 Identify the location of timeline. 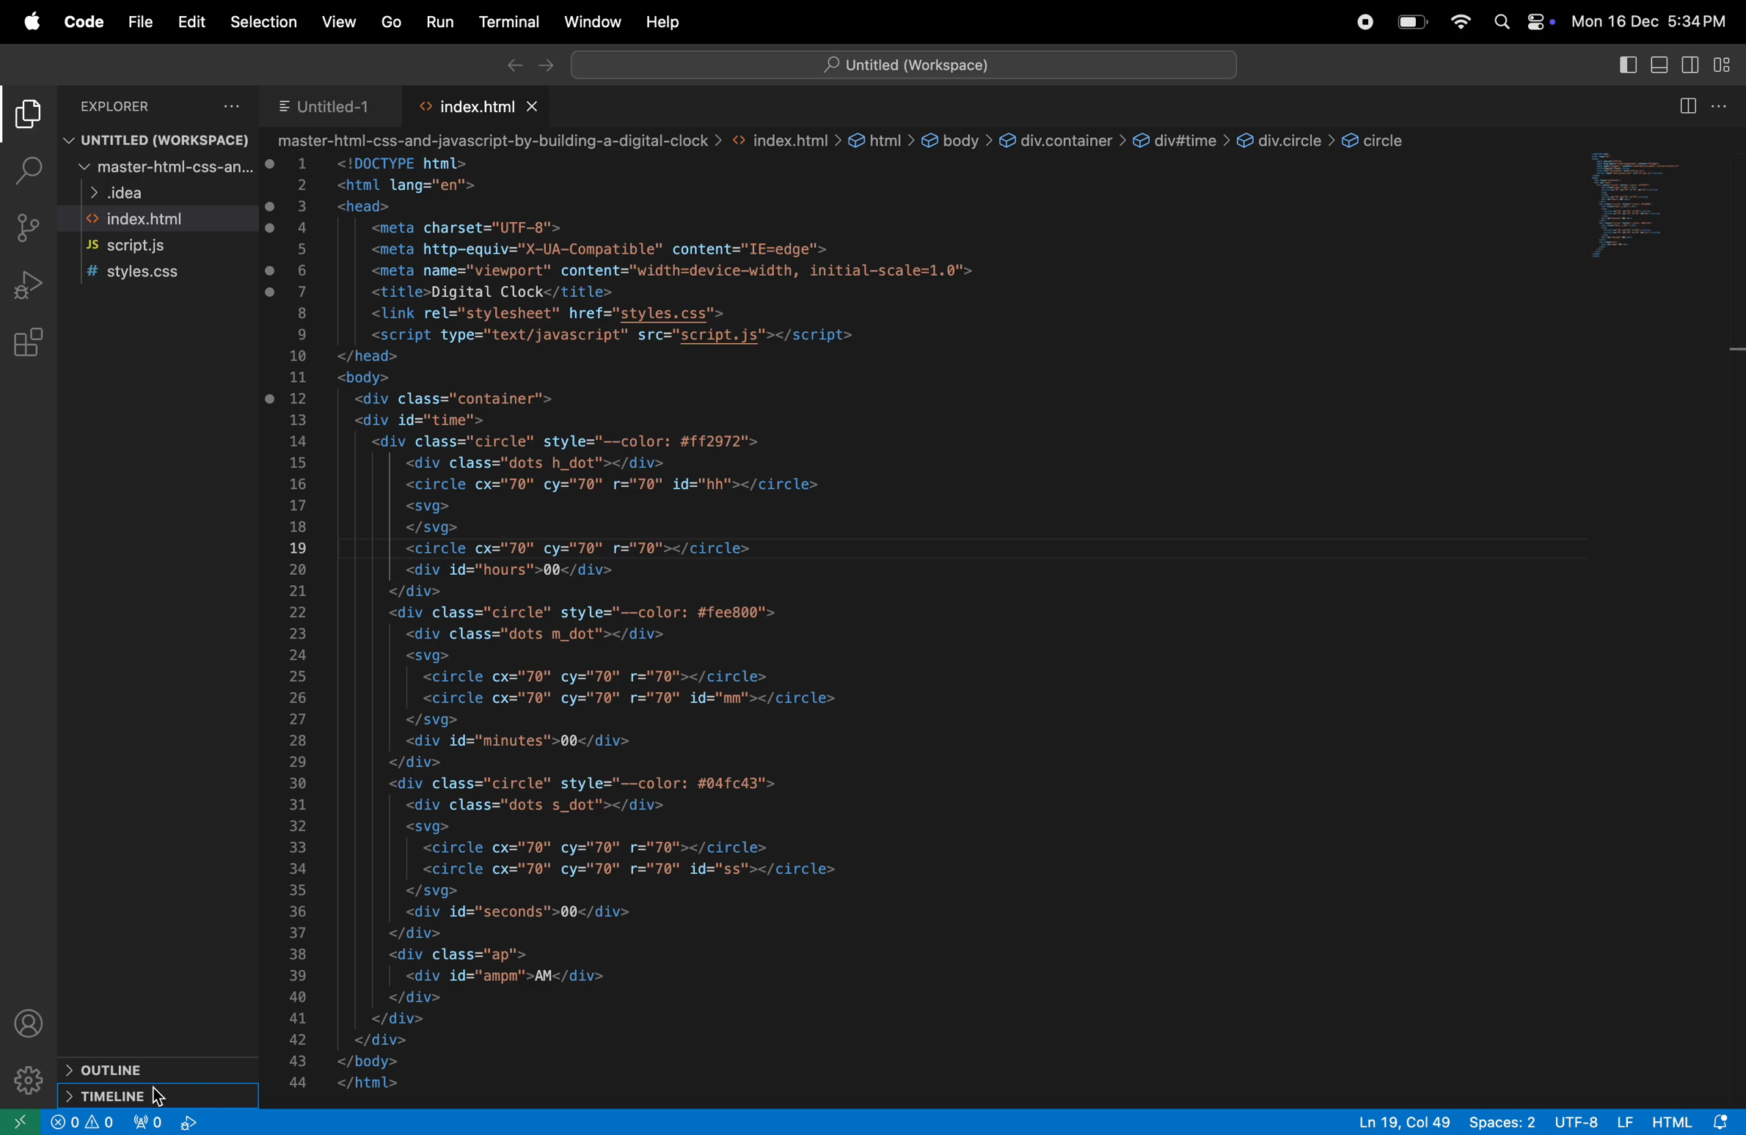
(117, 1096).